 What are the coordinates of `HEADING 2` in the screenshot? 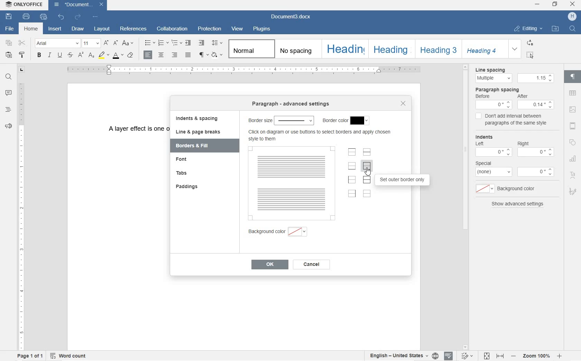 It's located at (391, 49).